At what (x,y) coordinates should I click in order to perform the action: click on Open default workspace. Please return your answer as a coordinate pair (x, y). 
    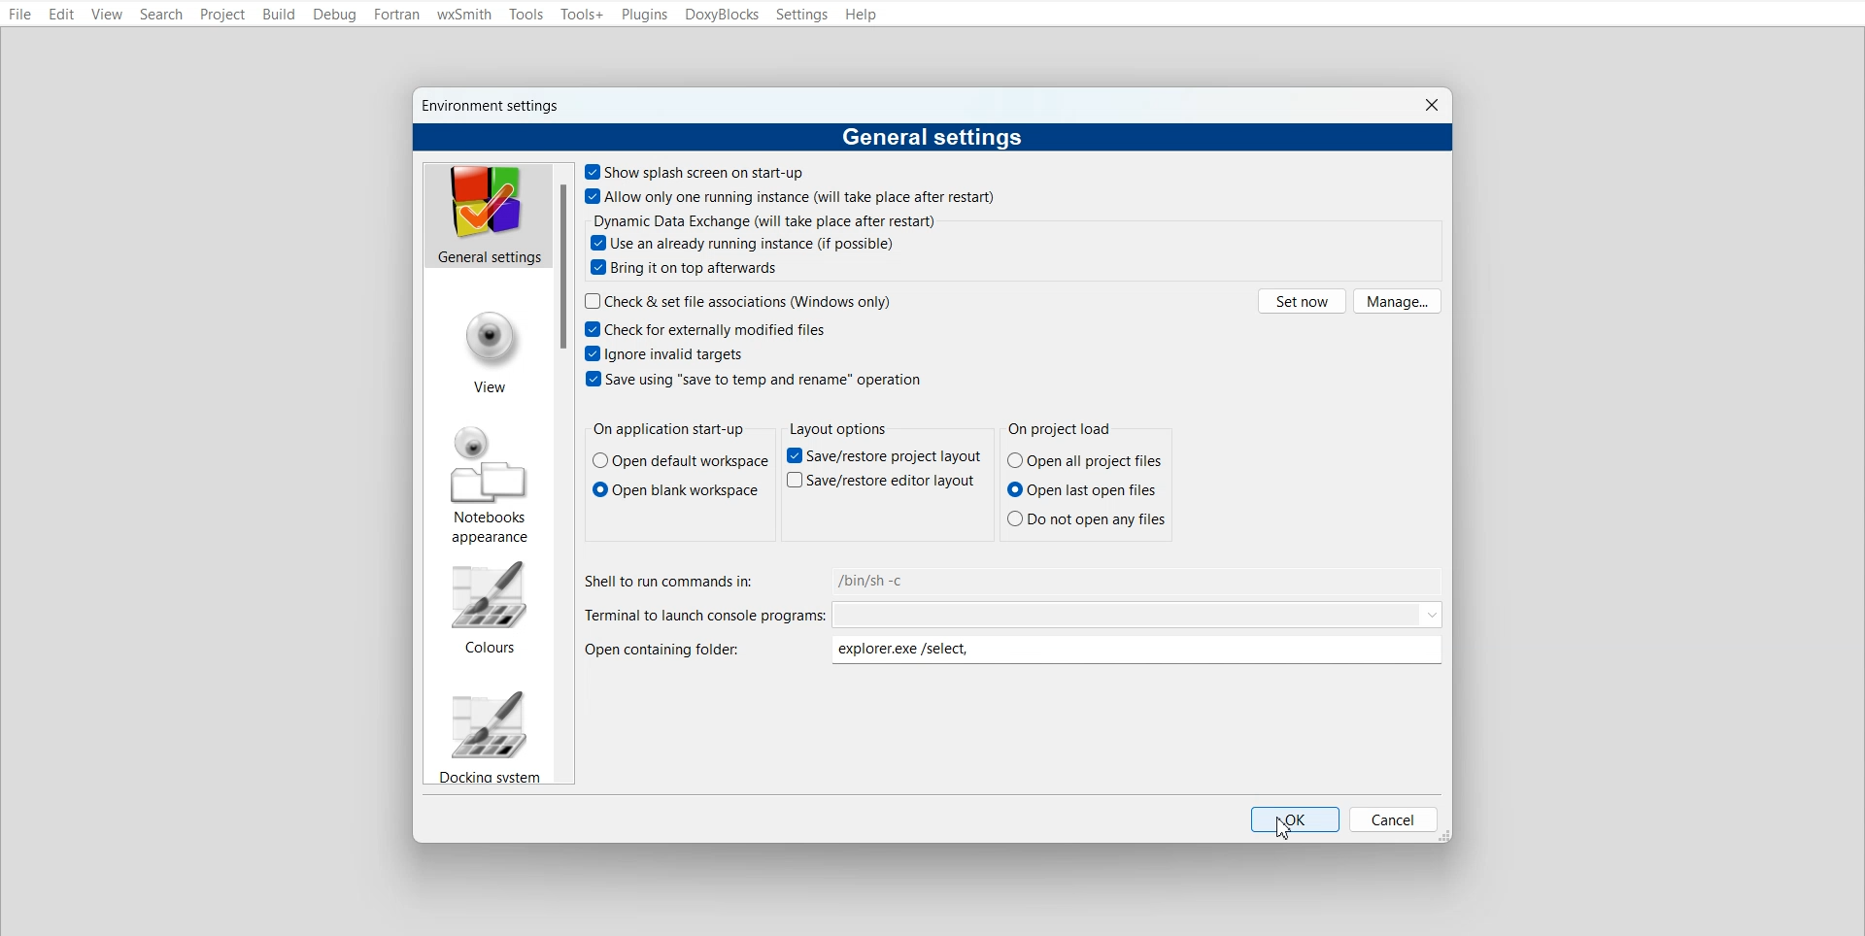
    Looking at the image, I should click on (681, 461).